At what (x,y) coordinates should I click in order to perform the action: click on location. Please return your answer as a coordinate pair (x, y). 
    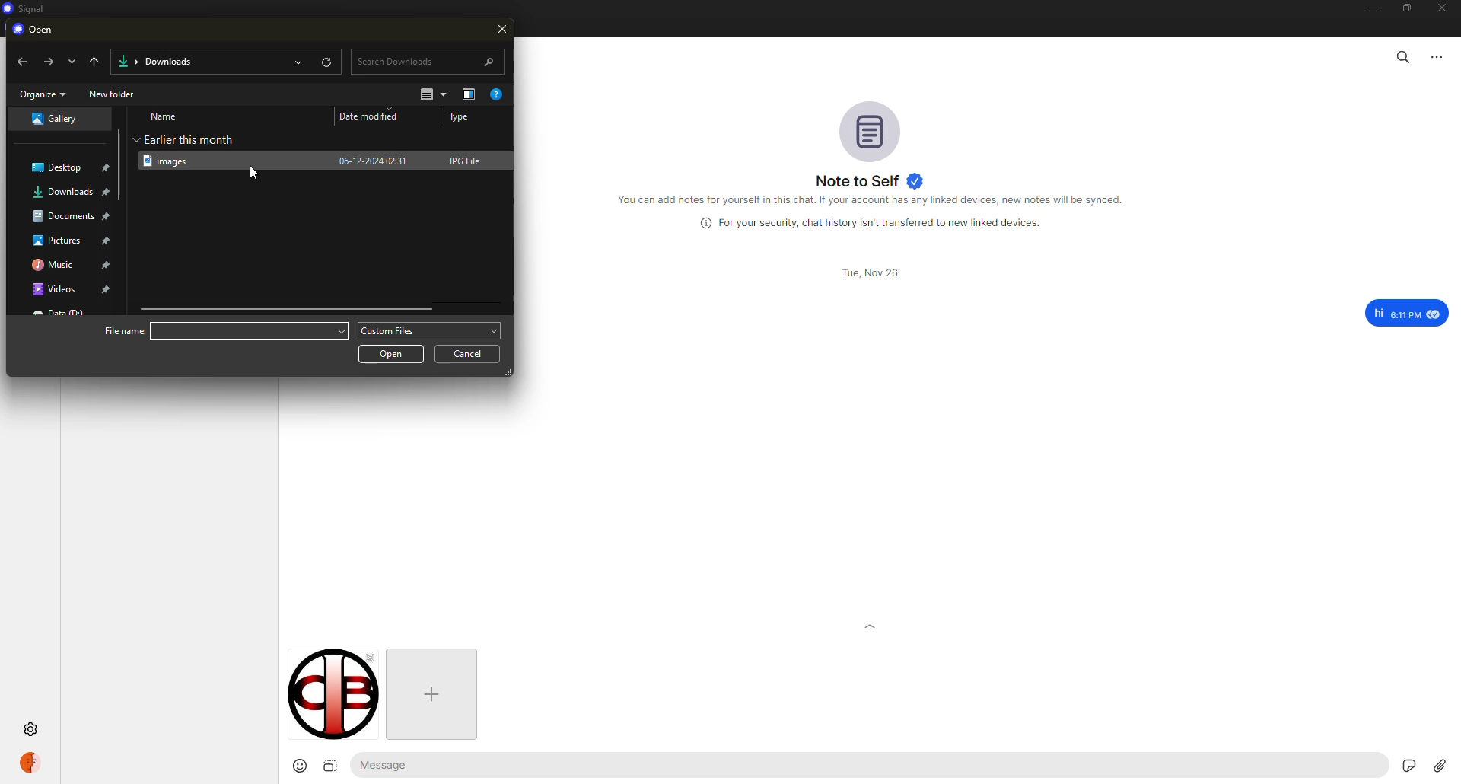
    Looking at the image, I should click on (62, 191).